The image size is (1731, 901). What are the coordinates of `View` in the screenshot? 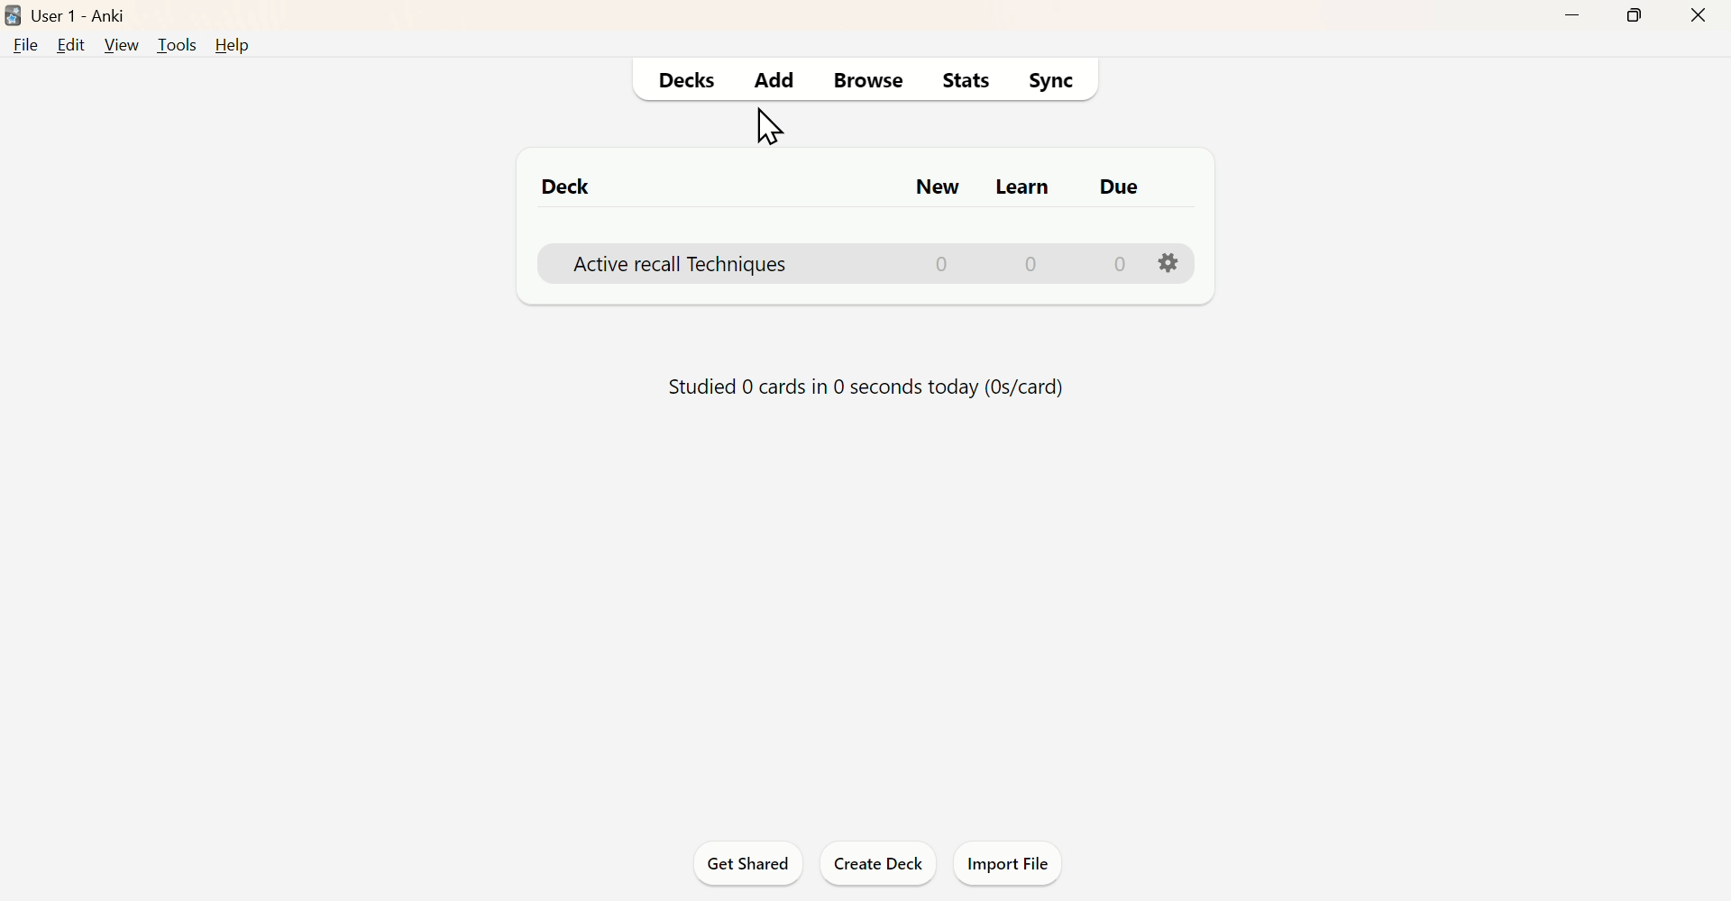 It's located at (117, 46).